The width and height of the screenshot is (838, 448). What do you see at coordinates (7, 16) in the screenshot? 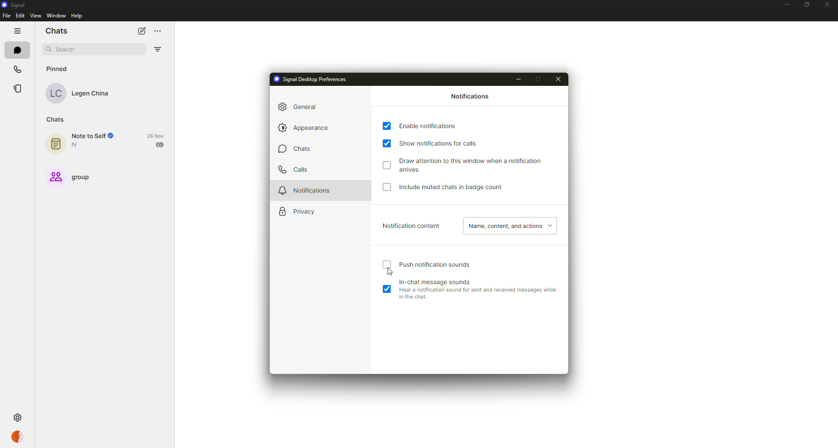
I see `file` at bounding box center [7, 16].